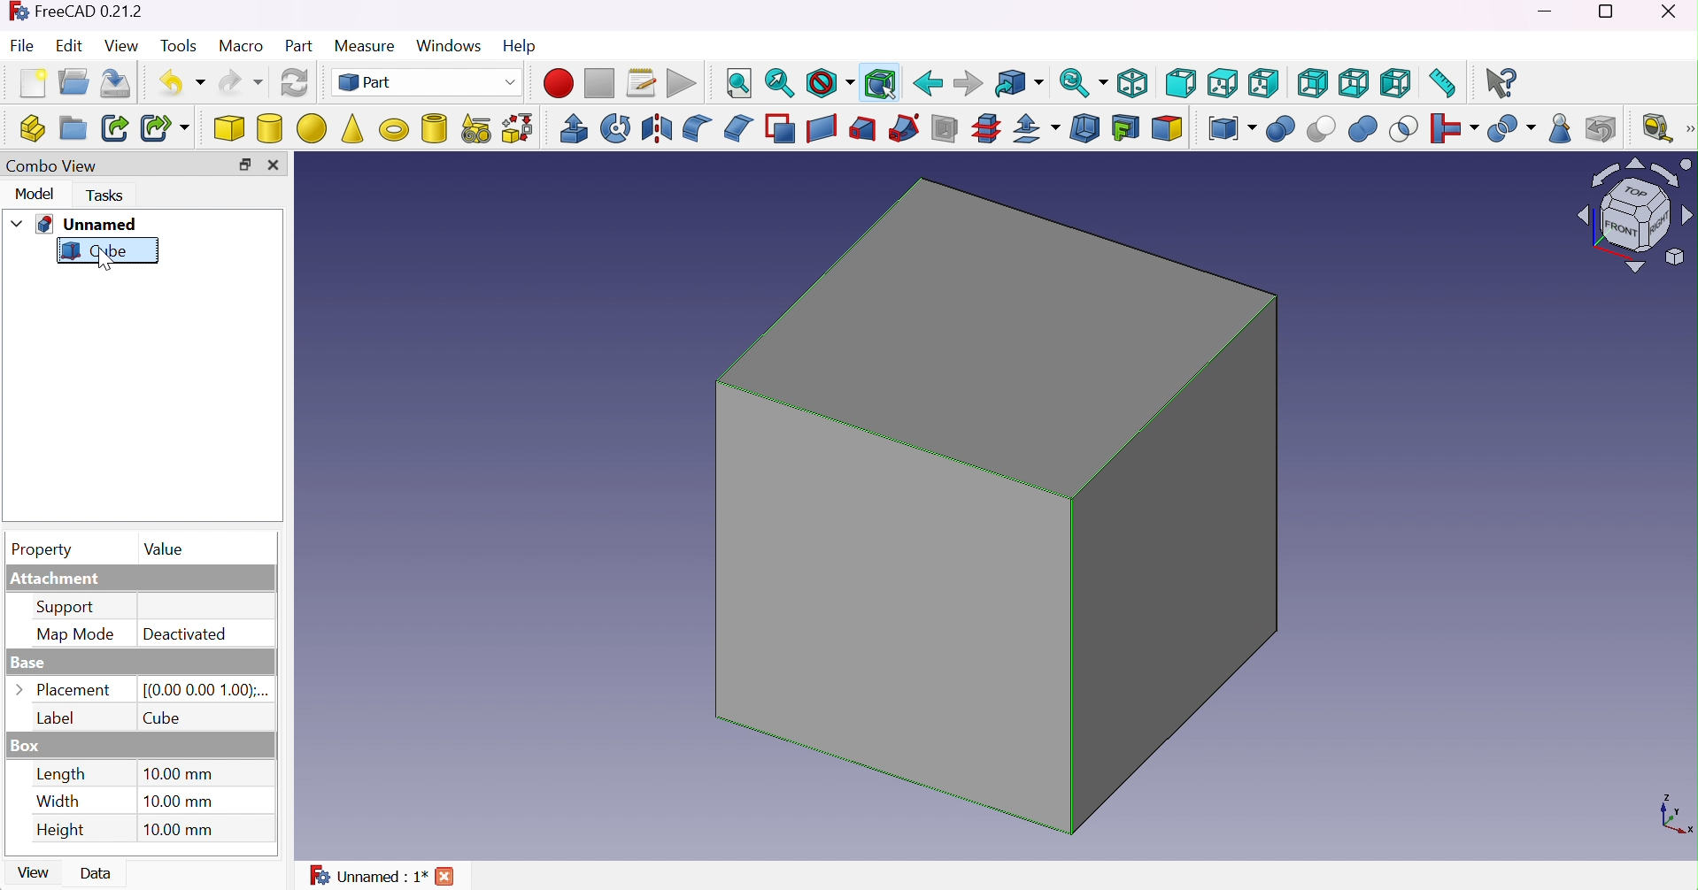 The height and width of the screenshot is (890, 1698). What do you see at coordinates (249, 166) in the screenshot?
I see `Restore down` at bounding box center [249, 166].